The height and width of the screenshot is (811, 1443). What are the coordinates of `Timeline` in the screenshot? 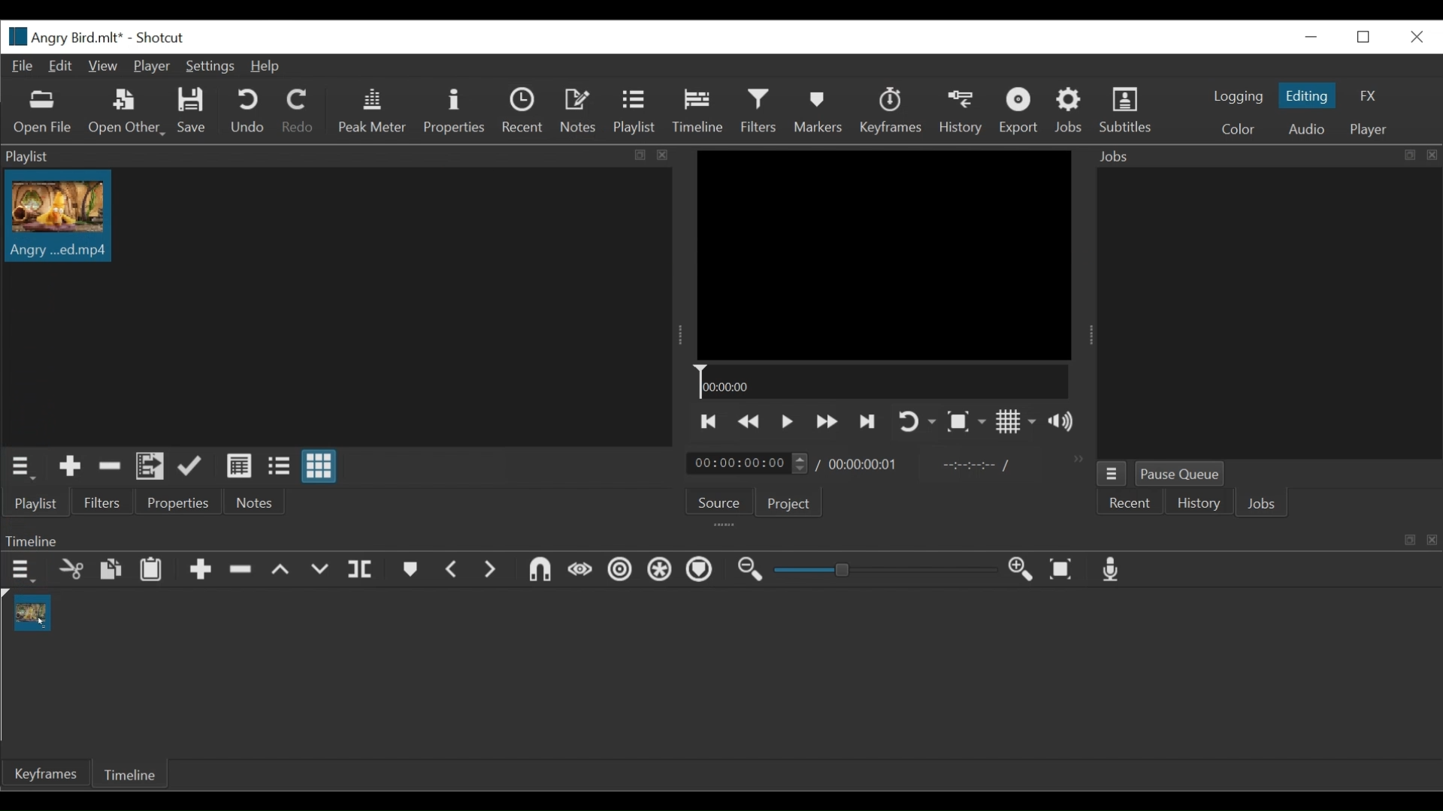 It's located at (697, 110).